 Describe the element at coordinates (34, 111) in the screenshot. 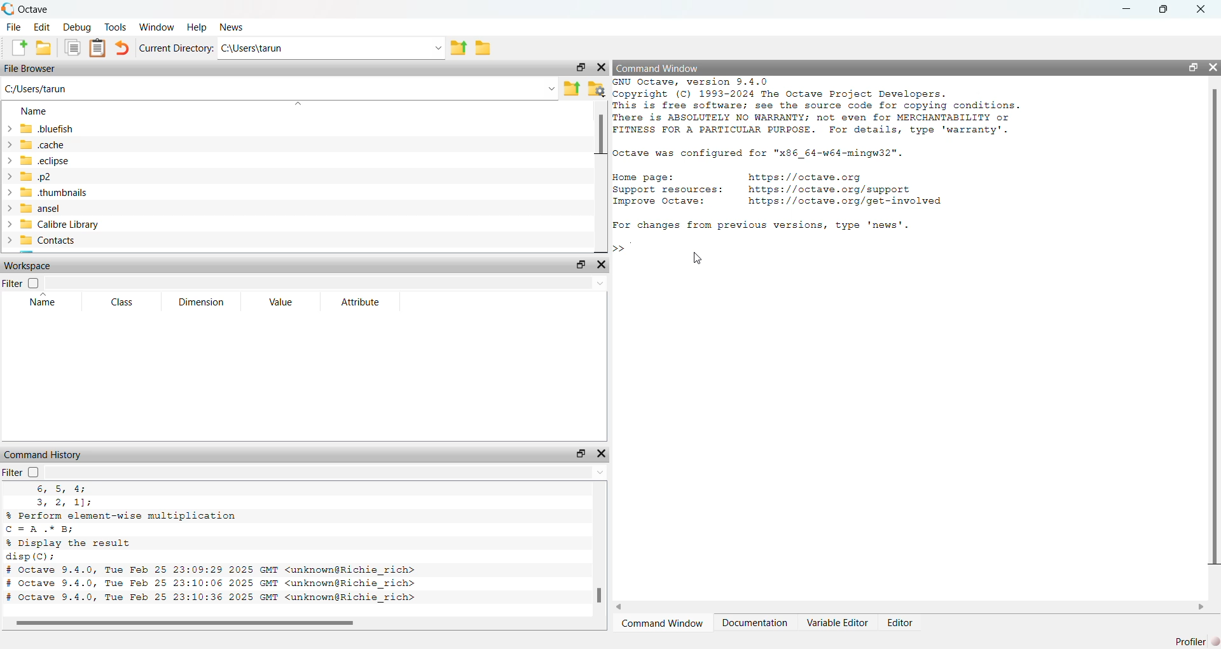

I see `Name` at that location.